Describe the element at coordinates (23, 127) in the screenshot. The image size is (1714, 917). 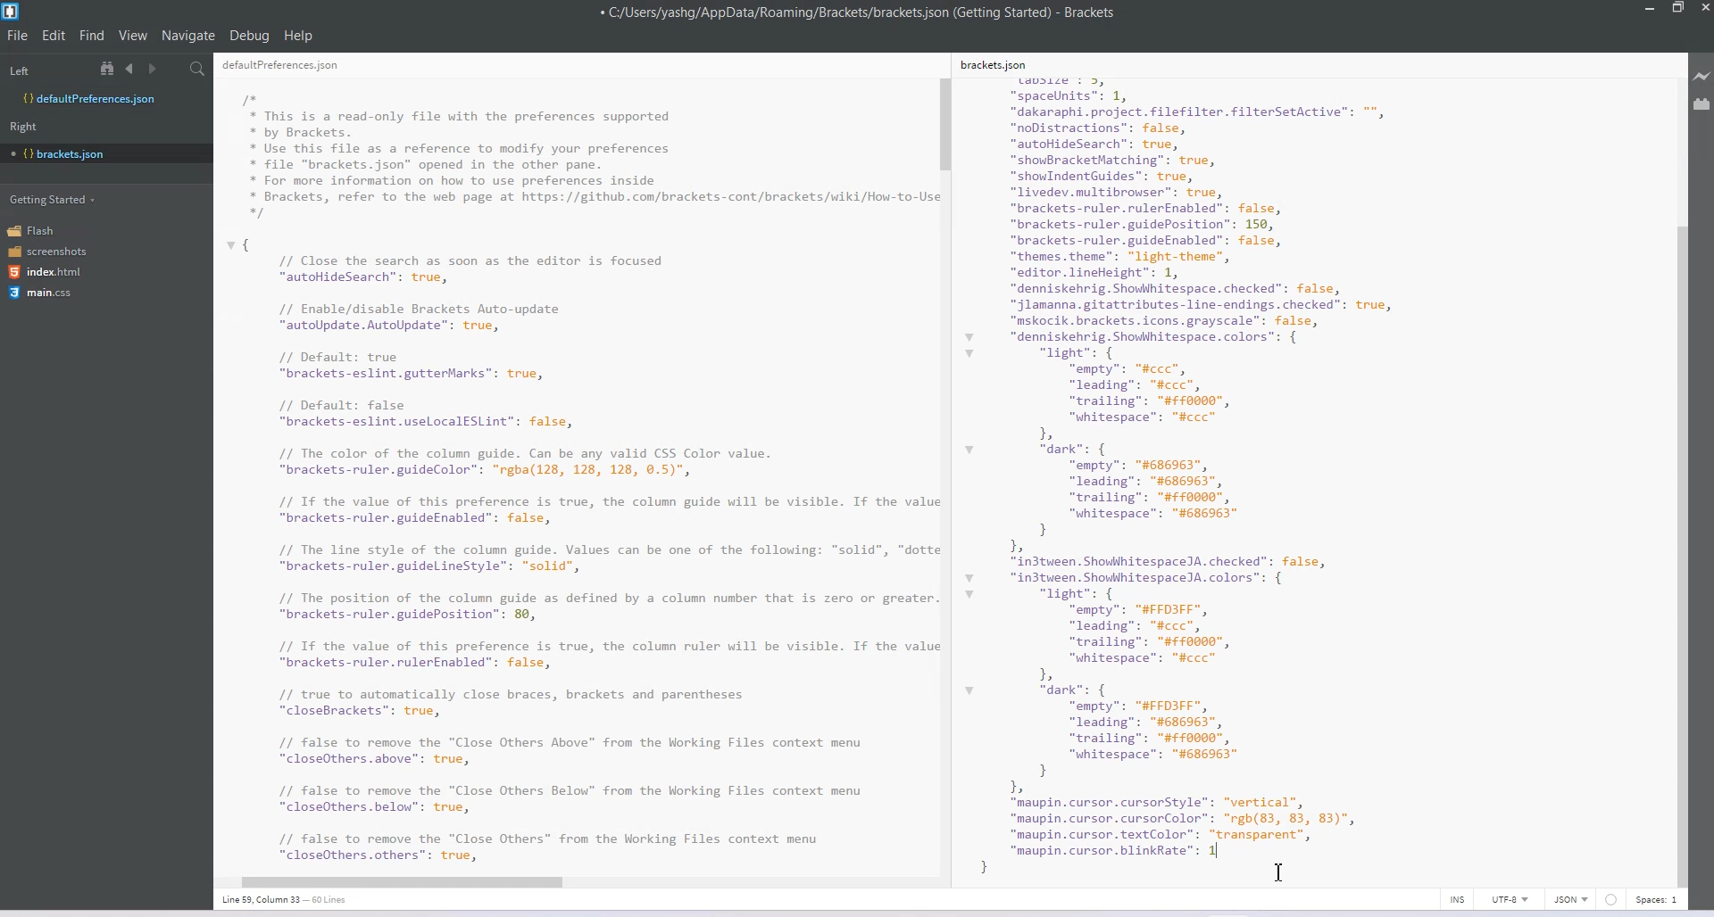
I see `Right` at that location.